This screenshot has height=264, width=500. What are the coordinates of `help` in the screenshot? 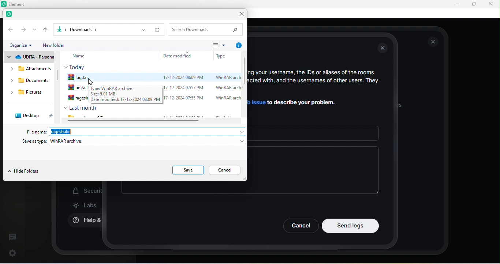 It's located at (238, 46).